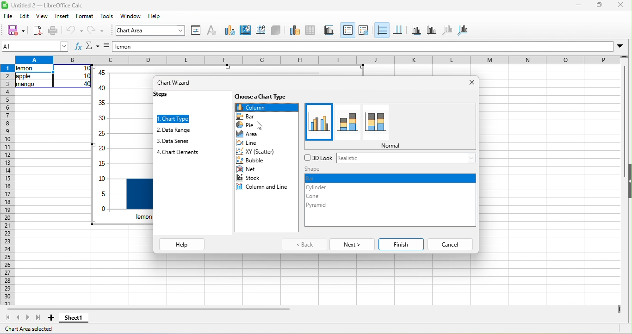  I want to click on all axes, so click(464, 30).